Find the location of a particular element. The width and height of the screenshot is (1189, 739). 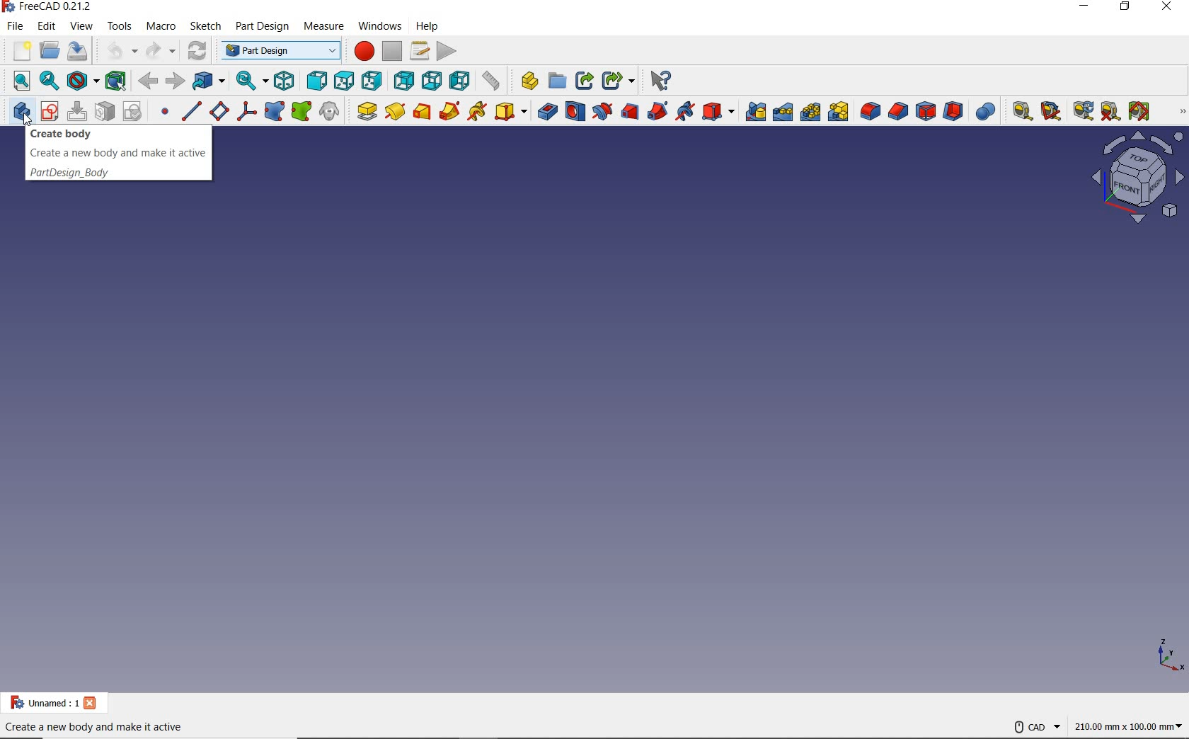

back is located at coordinates (149, 81).